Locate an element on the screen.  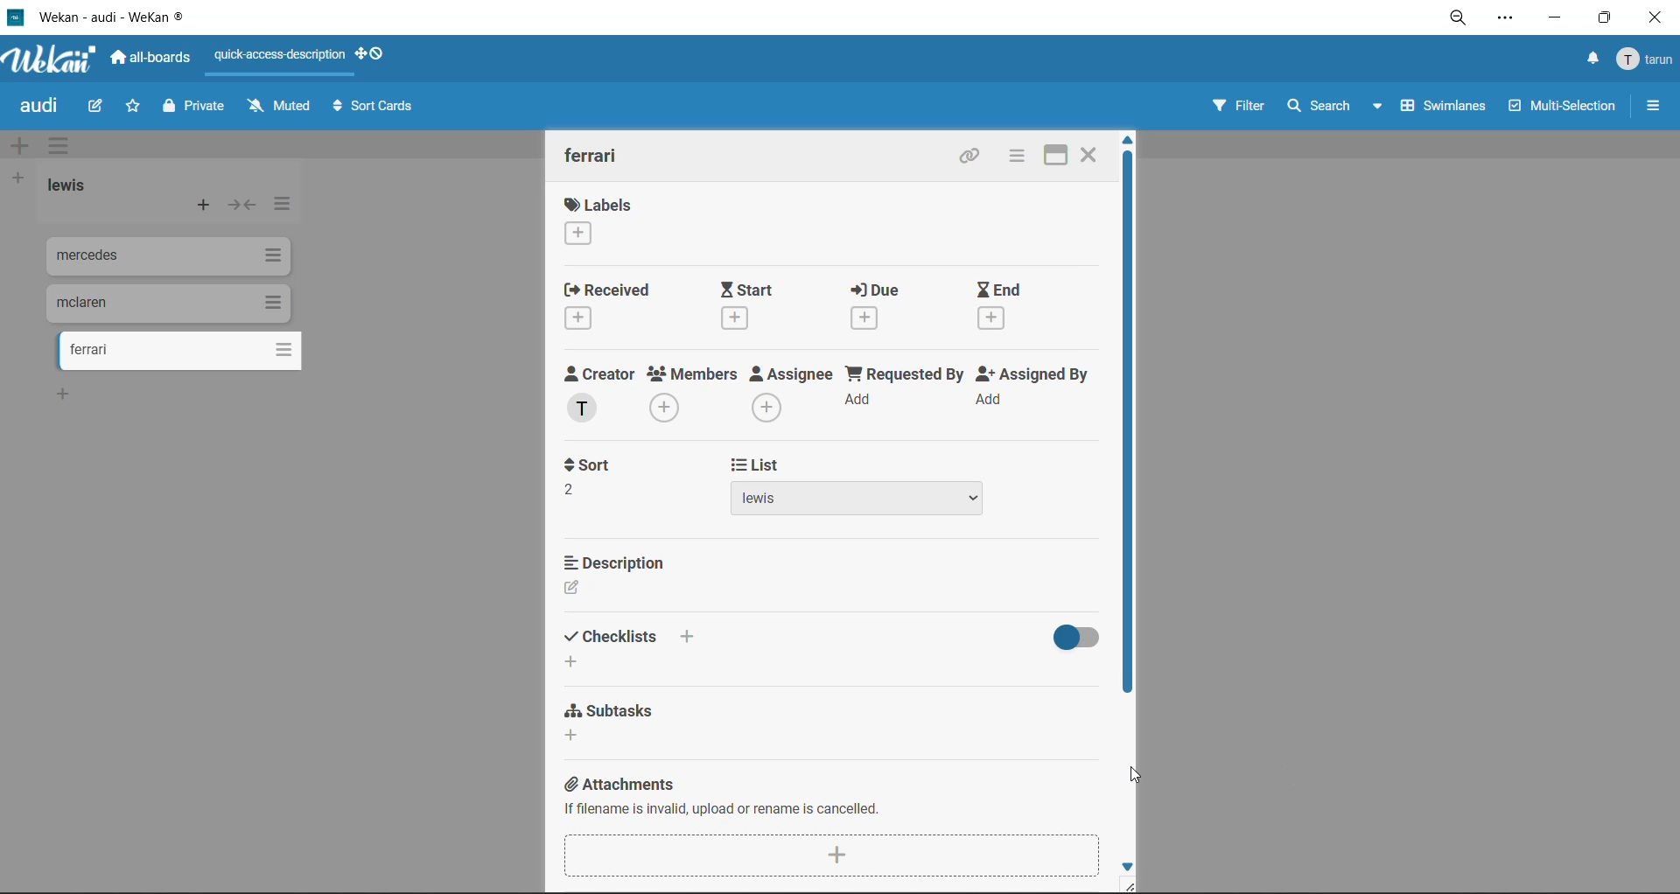
quick access description is located at coordinates (276, 61).